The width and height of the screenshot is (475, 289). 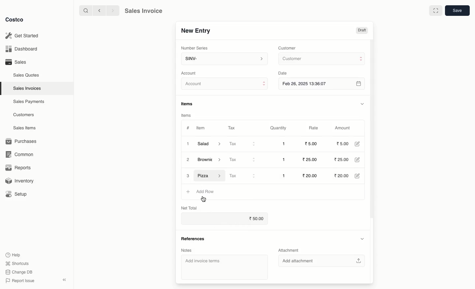 What do you see at coordinates (21, 180) in the screenshot?
I see `Inventory` at bounding box center [21, 180].